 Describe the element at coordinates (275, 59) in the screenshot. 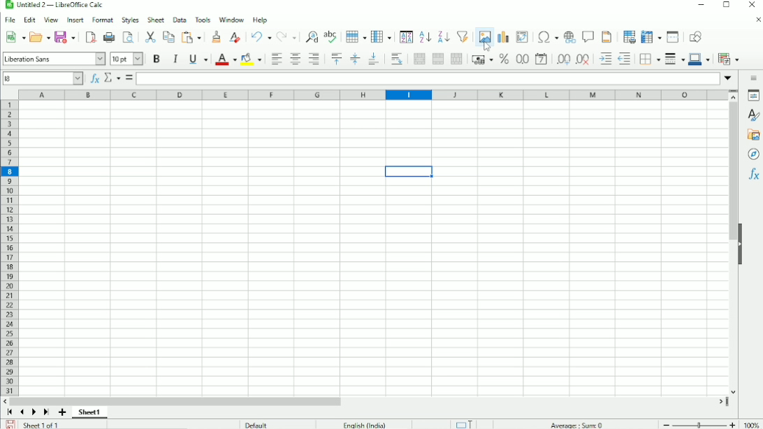

I see `Align left` at that location.